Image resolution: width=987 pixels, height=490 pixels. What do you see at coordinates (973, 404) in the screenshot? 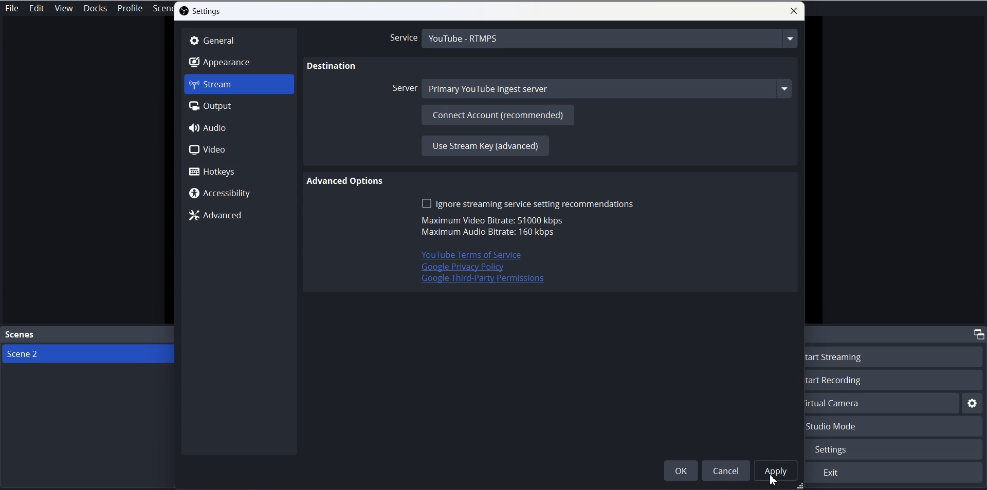
I see `settings` at bounding box center [973, 404].